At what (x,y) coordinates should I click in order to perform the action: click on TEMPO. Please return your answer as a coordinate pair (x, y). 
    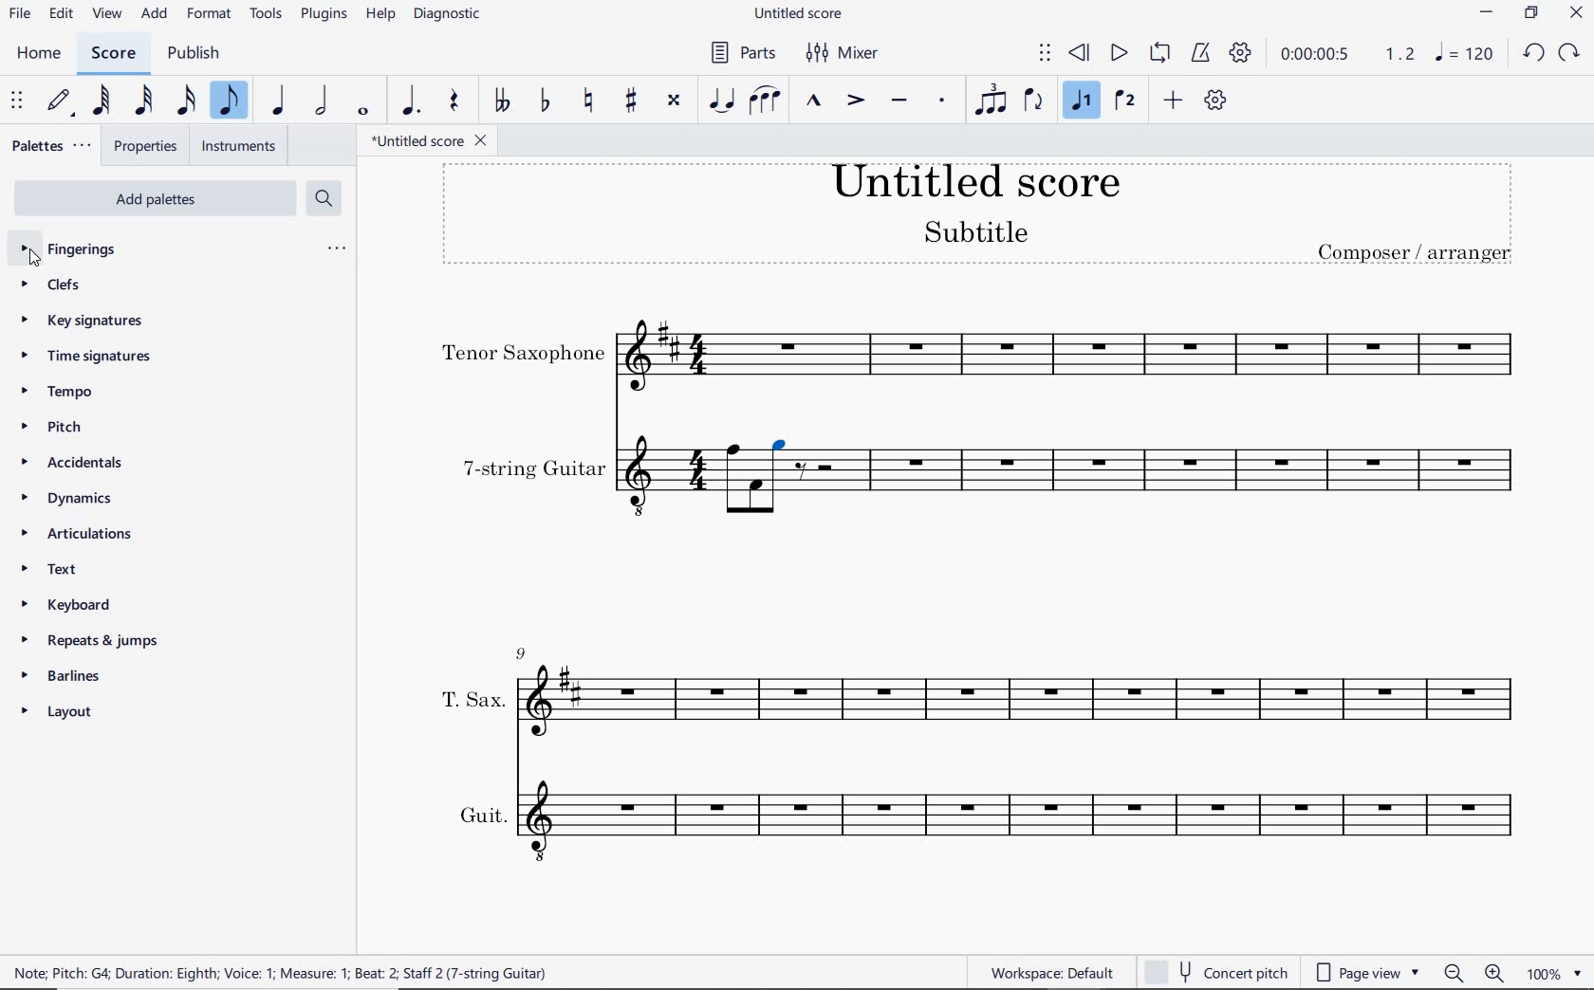
    Looking at the image, I should click on (62, 392).